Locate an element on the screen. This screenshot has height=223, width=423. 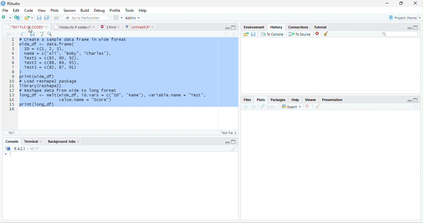
options is located at coordinates (118, 18).